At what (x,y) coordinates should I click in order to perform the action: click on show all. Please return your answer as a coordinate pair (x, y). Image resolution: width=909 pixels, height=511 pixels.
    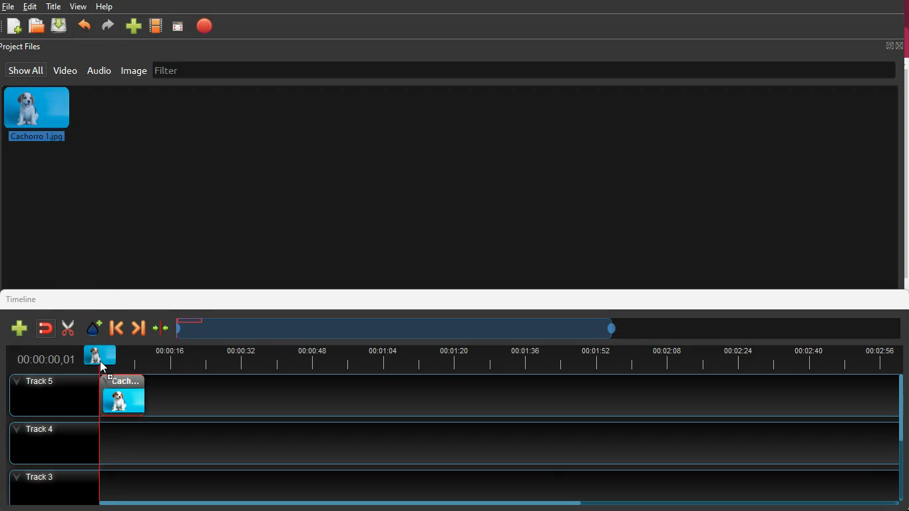
    Looking at the image, I should click on (27, 70).